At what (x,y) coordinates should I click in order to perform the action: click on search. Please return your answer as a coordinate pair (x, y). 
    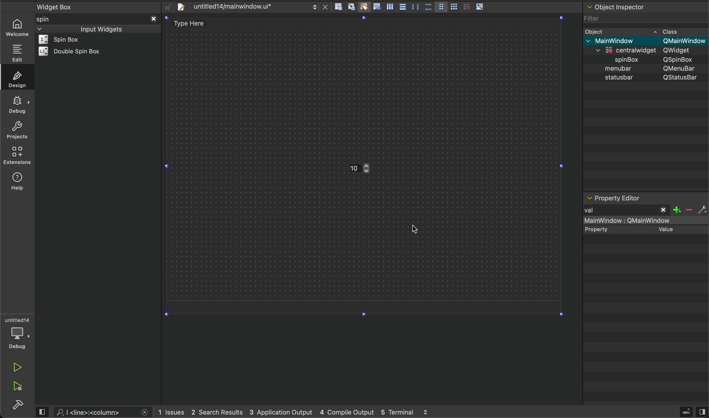
    Looking at the image, I should click on (95, 412).